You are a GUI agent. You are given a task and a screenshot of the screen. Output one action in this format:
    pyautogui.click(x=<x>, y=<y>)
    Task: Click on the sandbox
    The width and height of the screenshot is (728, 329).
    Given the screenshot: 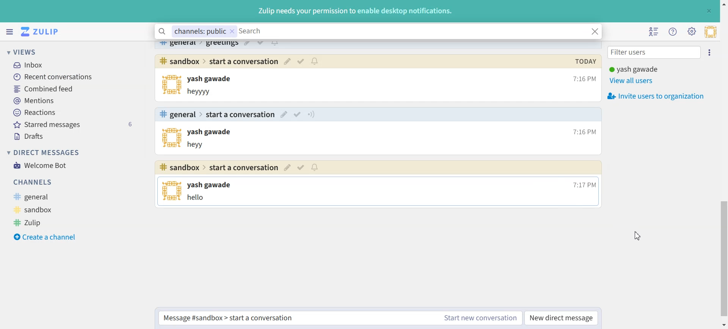 What is the action you would take?
    pyautogui.click(x=179, y=61)
    